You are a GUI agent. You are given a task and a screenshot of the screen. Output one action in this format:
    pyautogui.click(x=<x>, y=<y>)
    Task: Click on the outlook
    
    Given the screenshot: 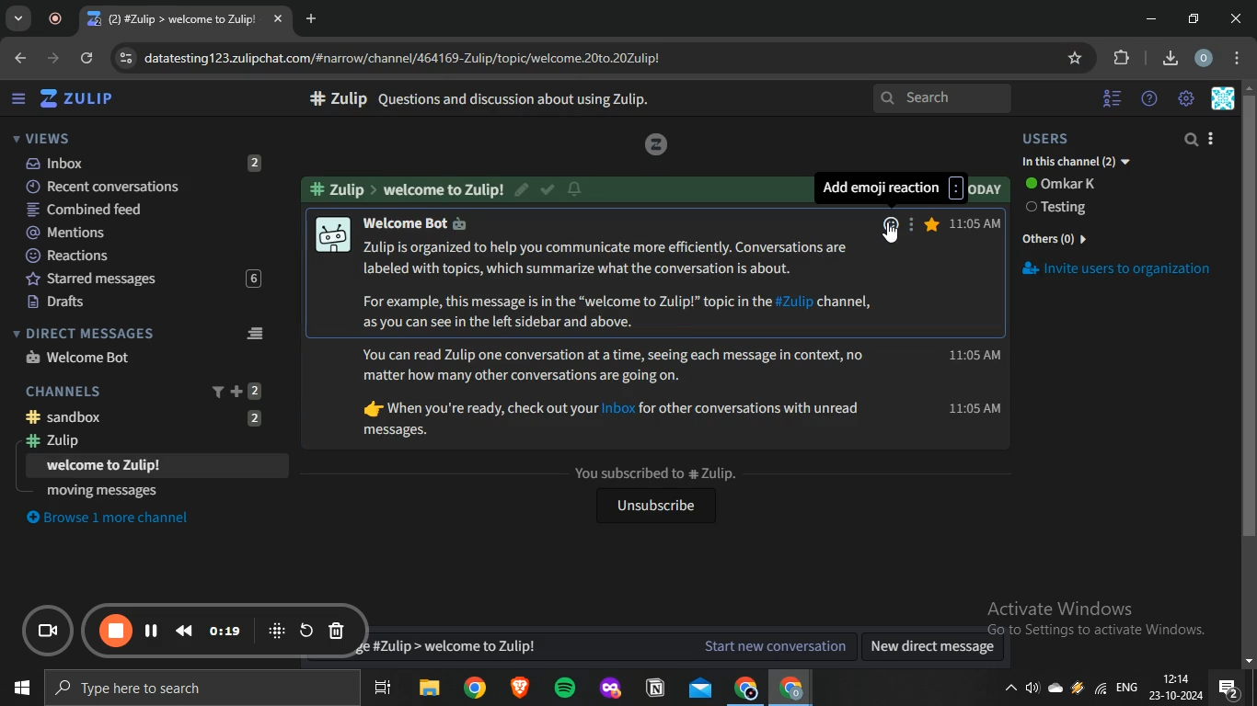 What is the action you would take?
    pyautogui.click(x=701, y=688)
    